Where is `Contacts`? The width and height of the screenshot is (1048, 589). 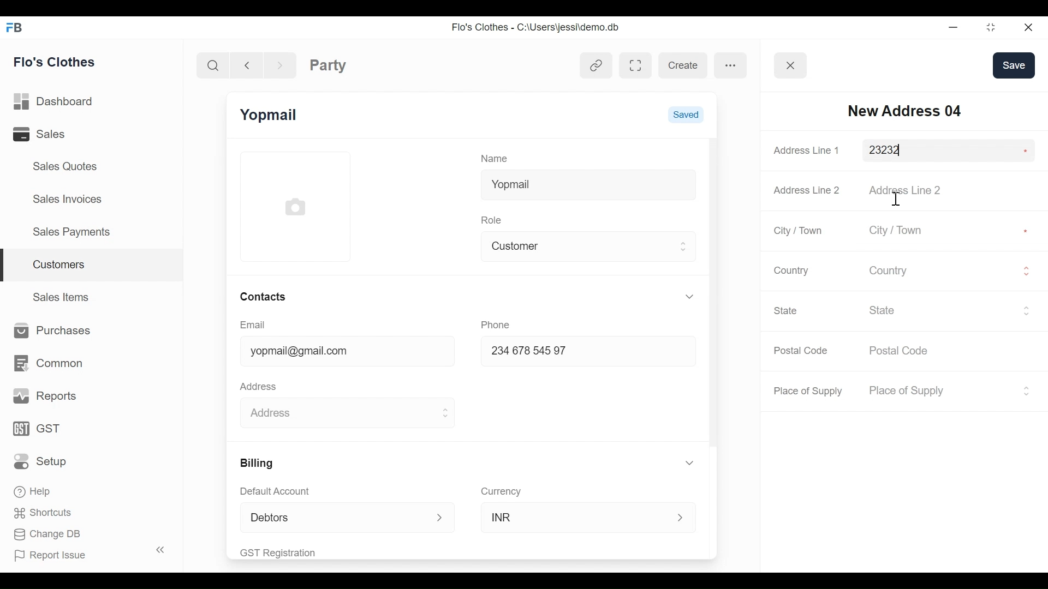
Contacts is located at coordinates (262, 296).